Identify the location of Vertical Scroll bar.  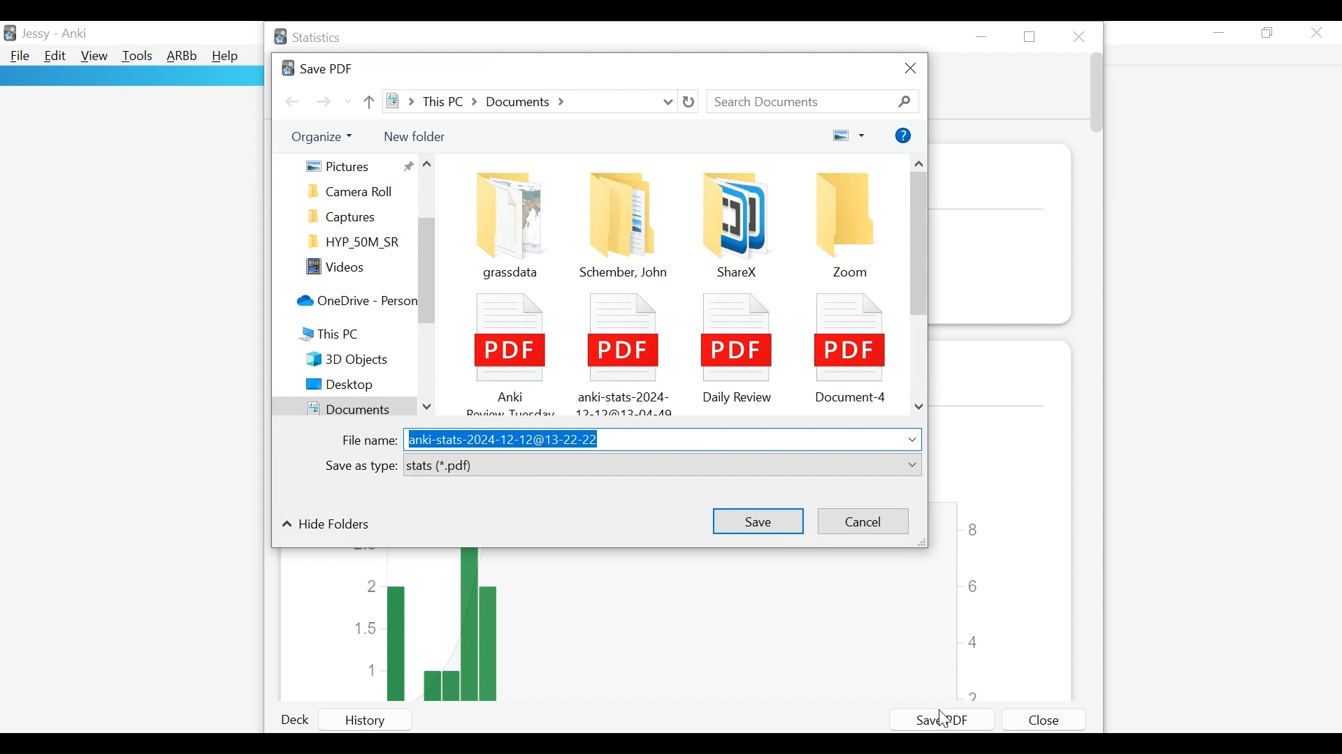
(427, 272).